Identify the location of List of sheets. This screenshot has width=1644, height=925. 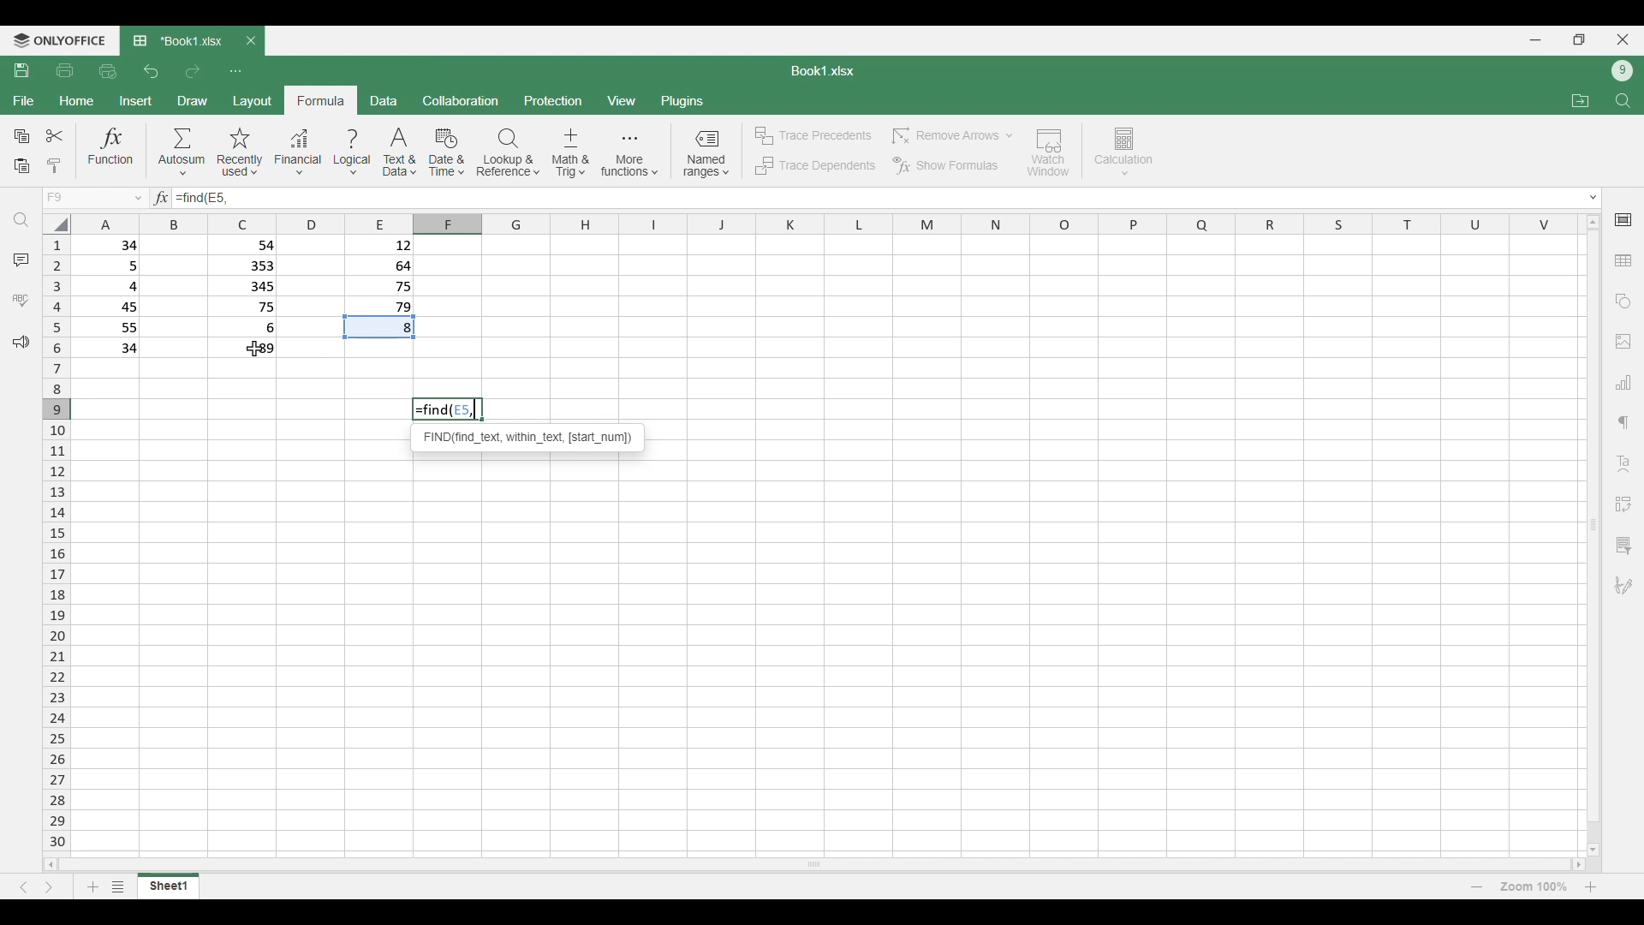
(119, 886).